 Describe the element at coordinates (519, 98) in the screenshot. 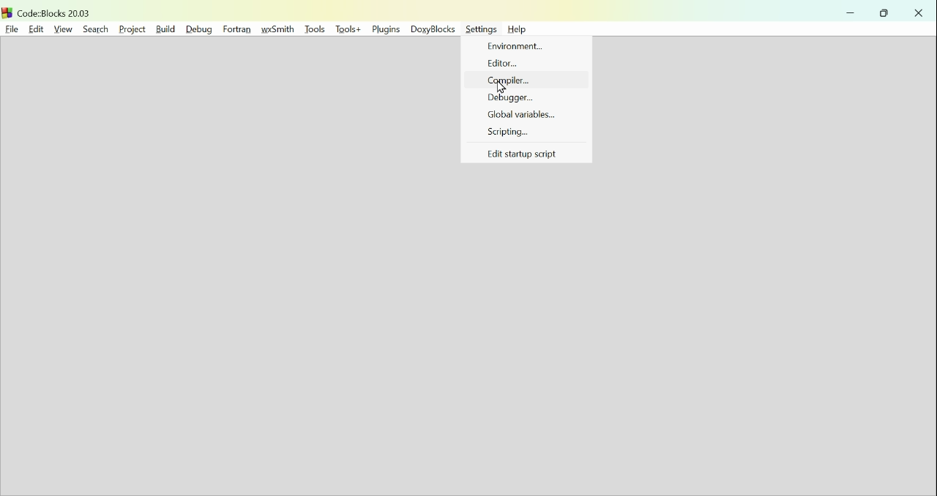

I see `Debugger` at that location.